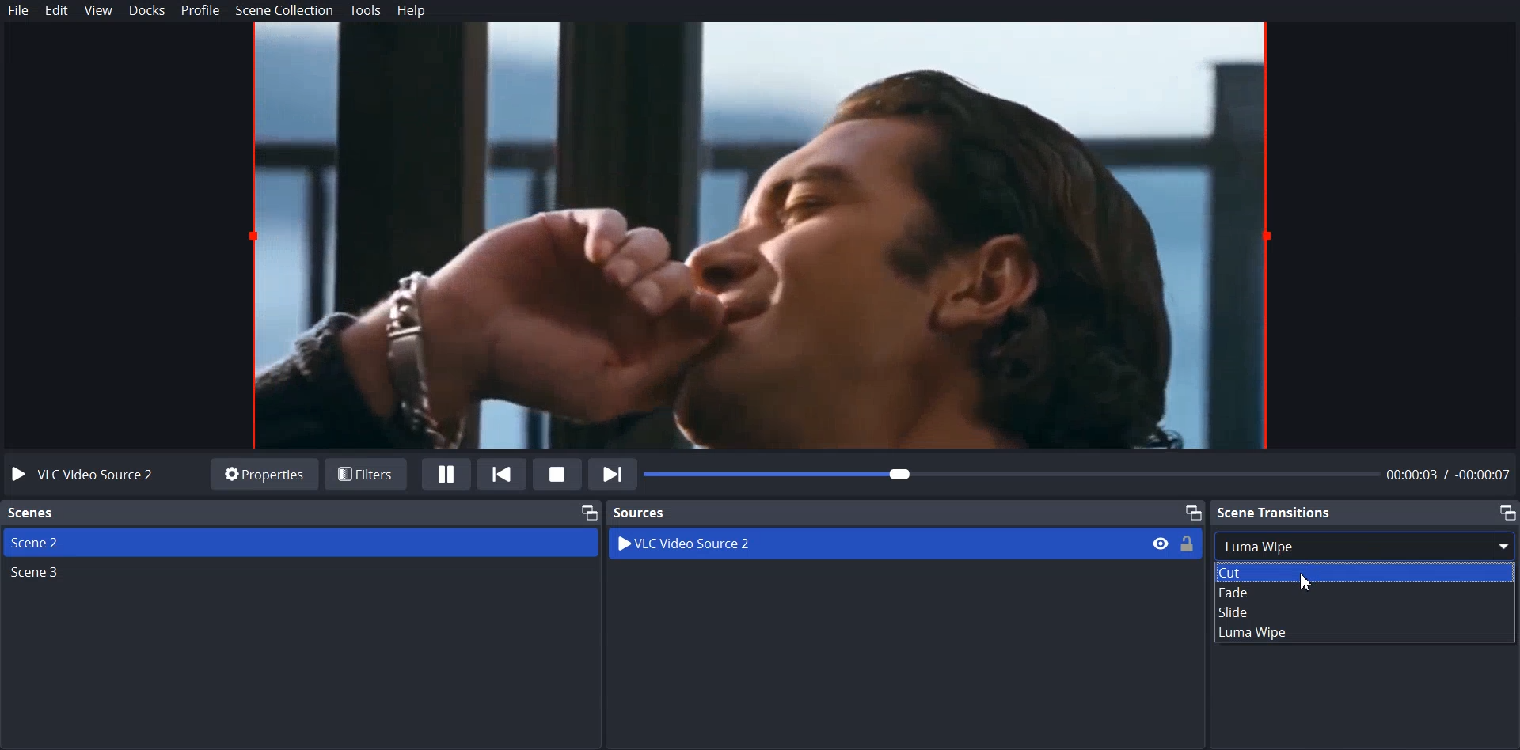  What do you see at coordinates (557, 473) in the screenshot?
I see `Stop Media` at bounding box center [557, 473].